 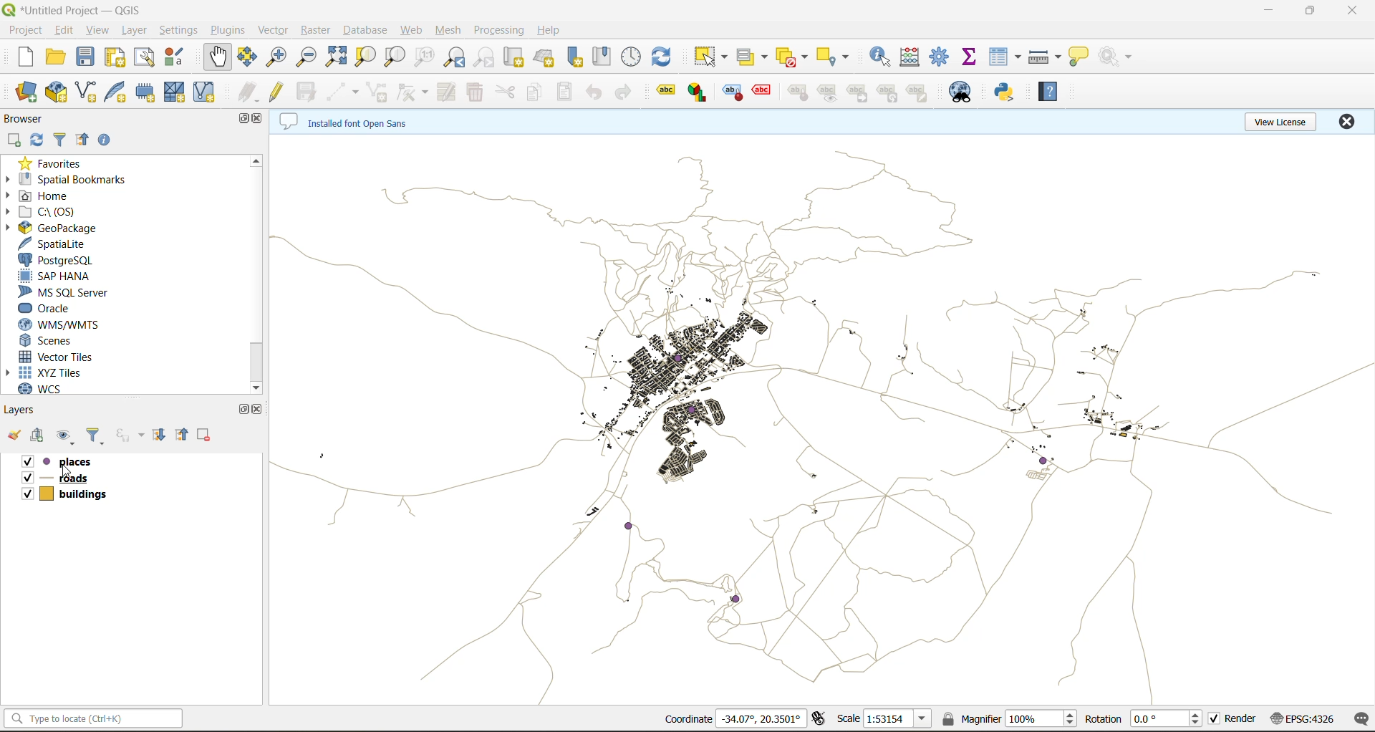 I want to click on no action, so click(x=1116, y=57).